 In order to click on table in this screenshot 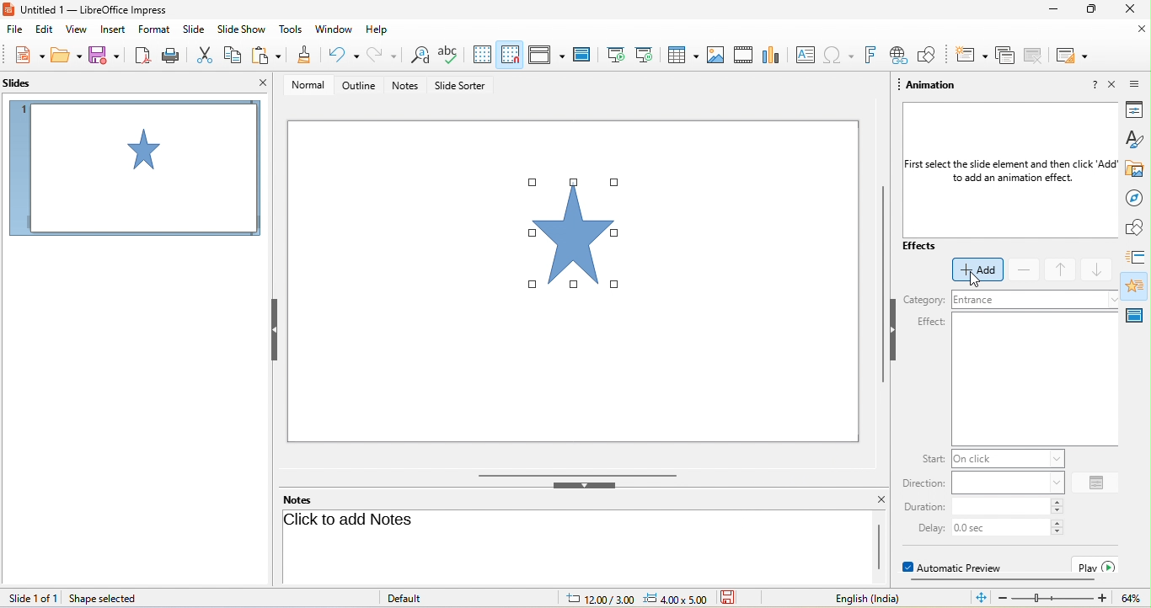, I will do `click(680, 54)`.